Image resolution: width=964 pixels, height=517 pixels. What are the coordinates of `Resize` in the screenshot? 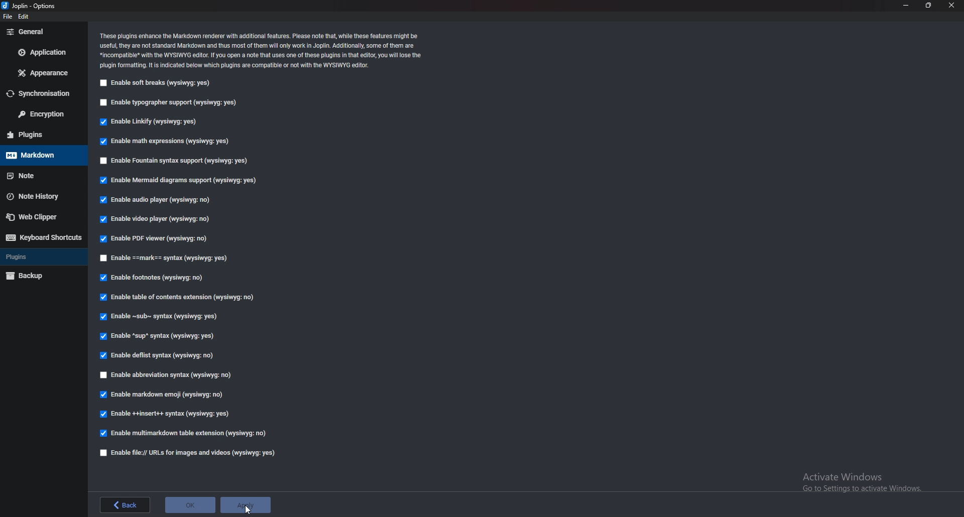 It's located at (928, 6).